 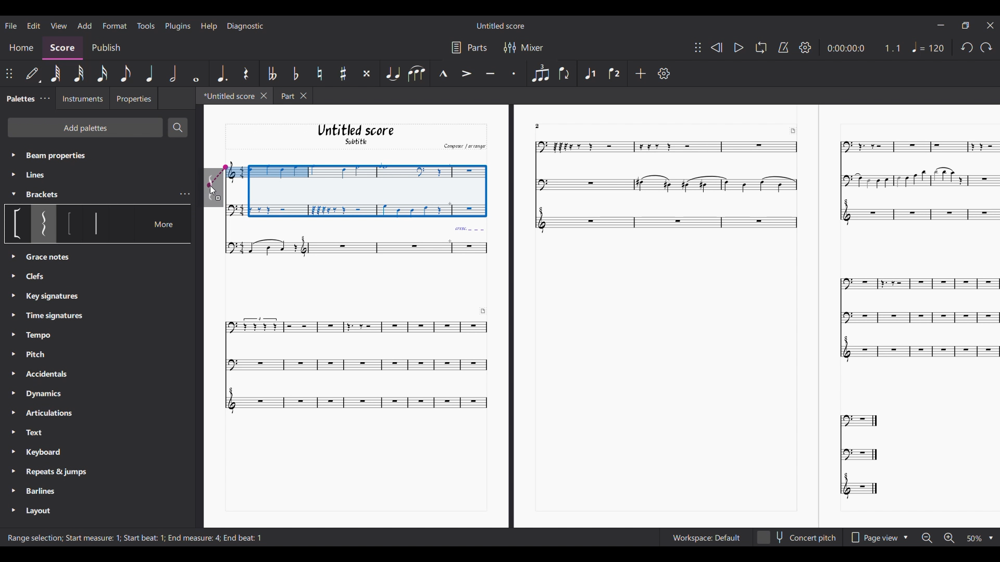 I want to click on , so click(x=359, y=249).